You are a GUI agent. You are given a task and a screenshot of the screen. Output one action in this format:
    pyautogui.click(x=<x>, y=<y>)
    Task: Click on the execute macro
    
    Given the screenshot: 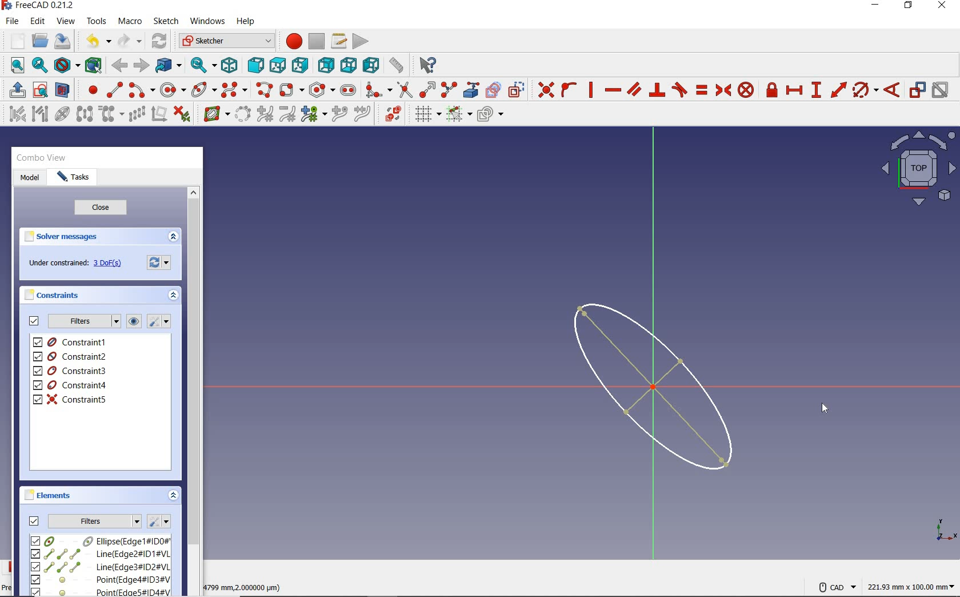 What is the action you would take?
    pyautogui.click(x=361, y=40)
    